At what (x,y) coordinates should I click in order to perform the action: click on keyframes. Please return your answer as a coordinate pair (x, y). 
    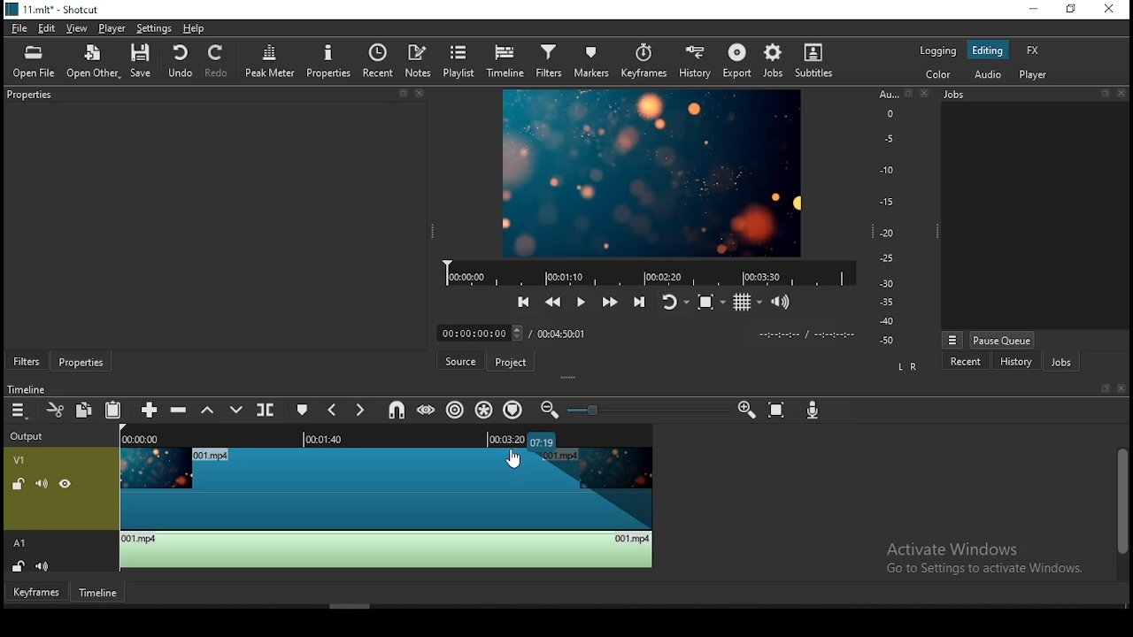
    Looking at the image, I should click on (37, 595).